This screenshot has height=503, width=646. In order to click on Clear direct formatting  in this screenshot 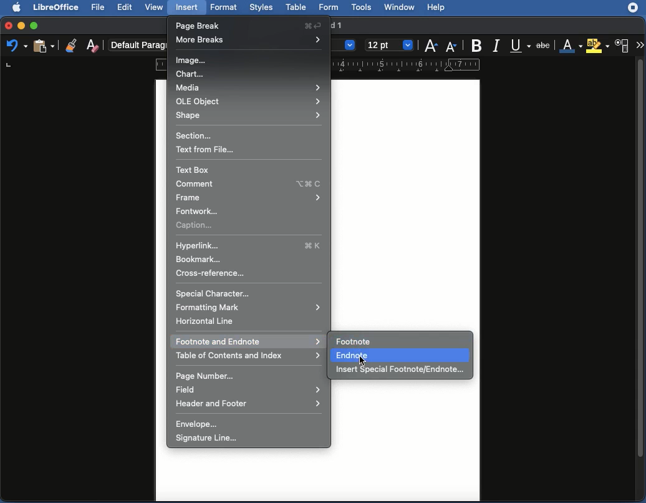, I will do `click(94, 47)`.